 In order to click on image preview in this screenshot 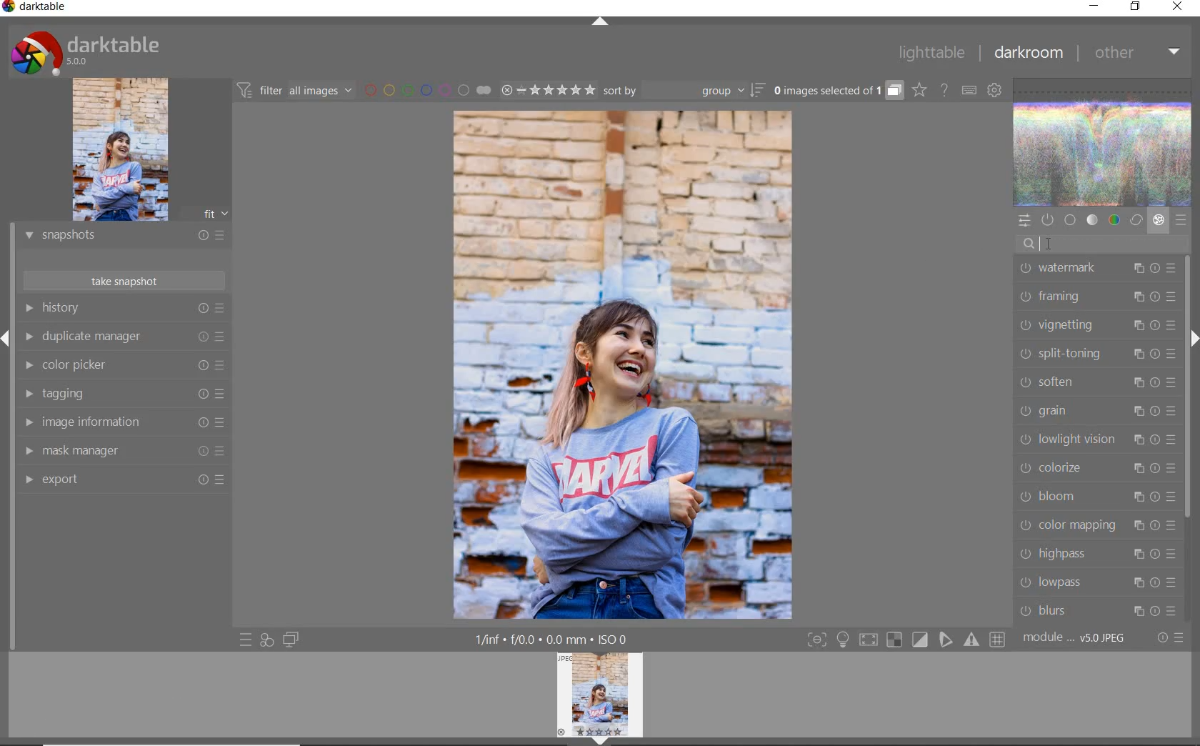, I will do `click(141, 150)`.